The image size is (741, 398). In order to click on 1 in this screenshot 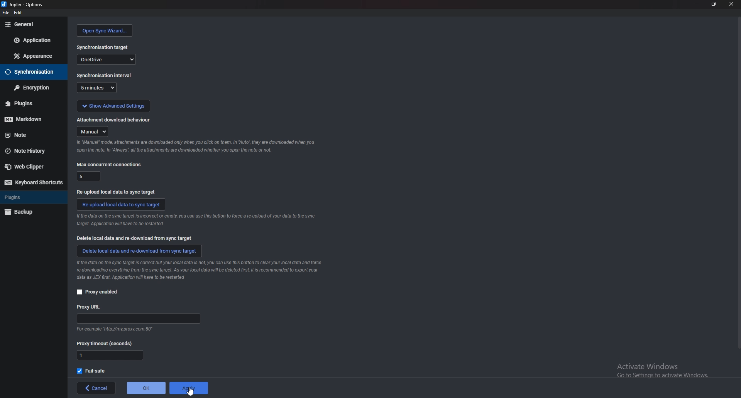, I will do `click(110, 356)`.